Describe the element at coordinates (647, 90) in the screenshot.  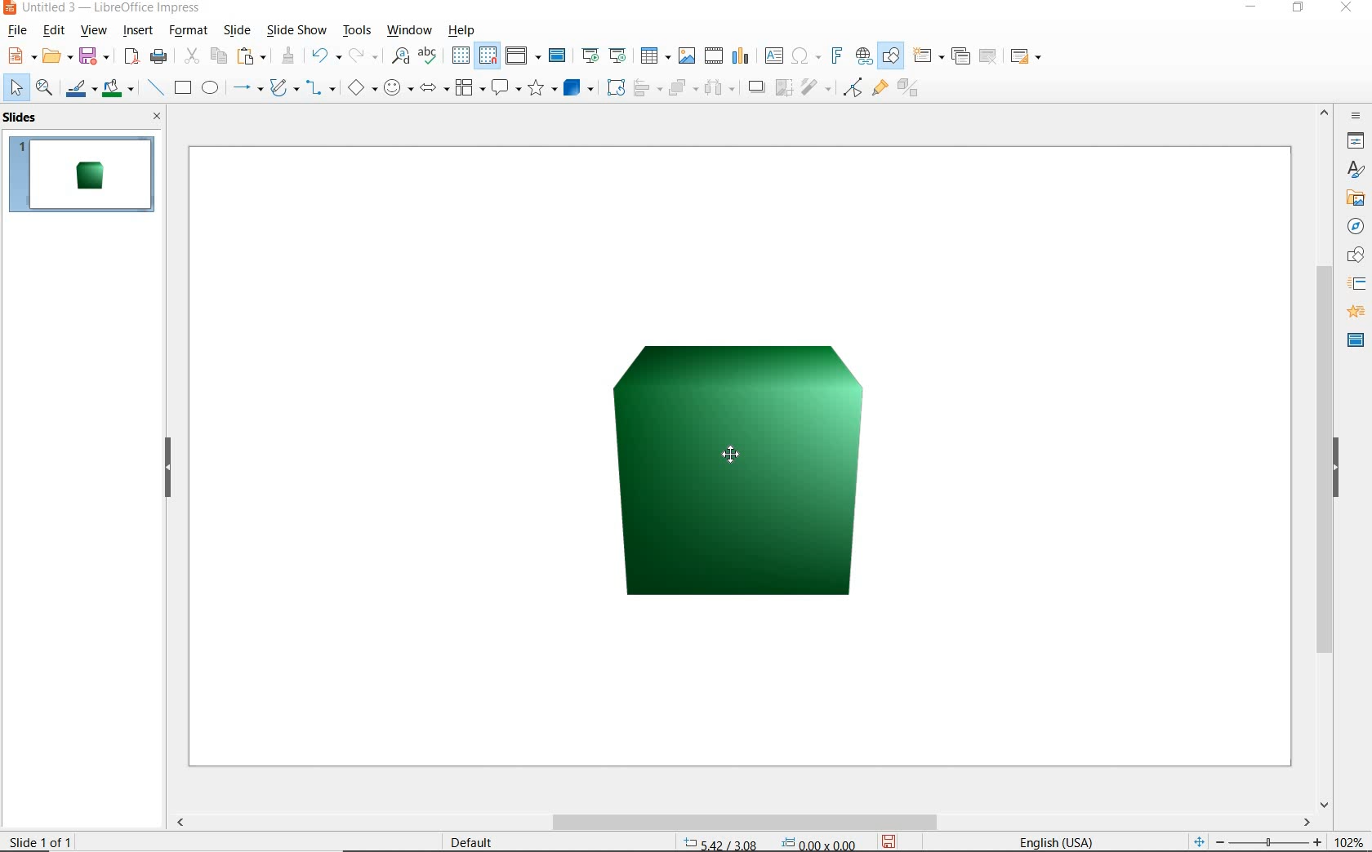
I see `ALIGN OBJECTS` at that location.